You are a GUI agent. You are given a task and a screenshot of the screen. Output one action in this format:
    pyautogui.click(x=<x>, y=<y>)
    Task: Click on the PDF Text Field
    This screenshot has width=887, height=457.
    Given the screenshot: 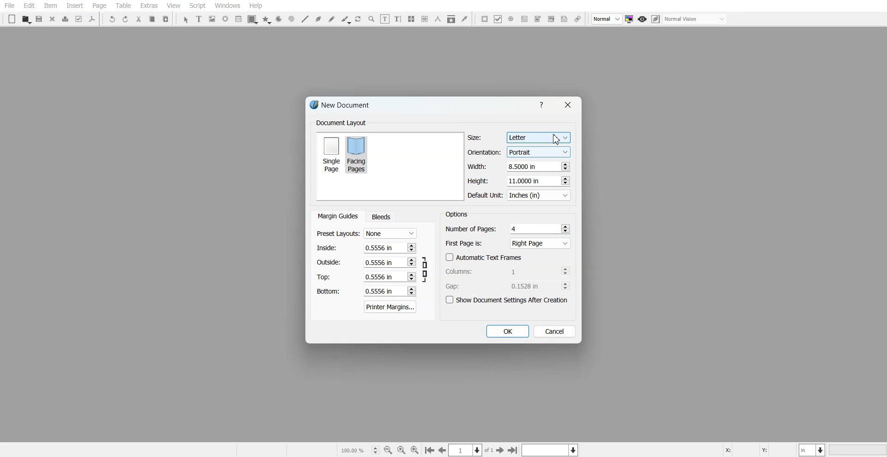 What is the action you would take?
    pyautogui.click(x=524, y=19)
    